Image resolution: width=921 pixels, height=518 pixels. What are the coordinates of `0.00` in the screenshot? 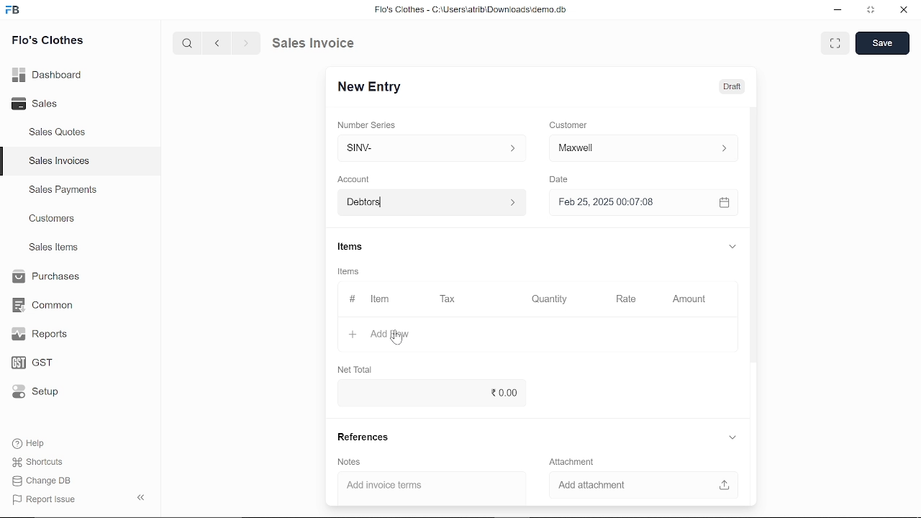 It's located at (460, 394).